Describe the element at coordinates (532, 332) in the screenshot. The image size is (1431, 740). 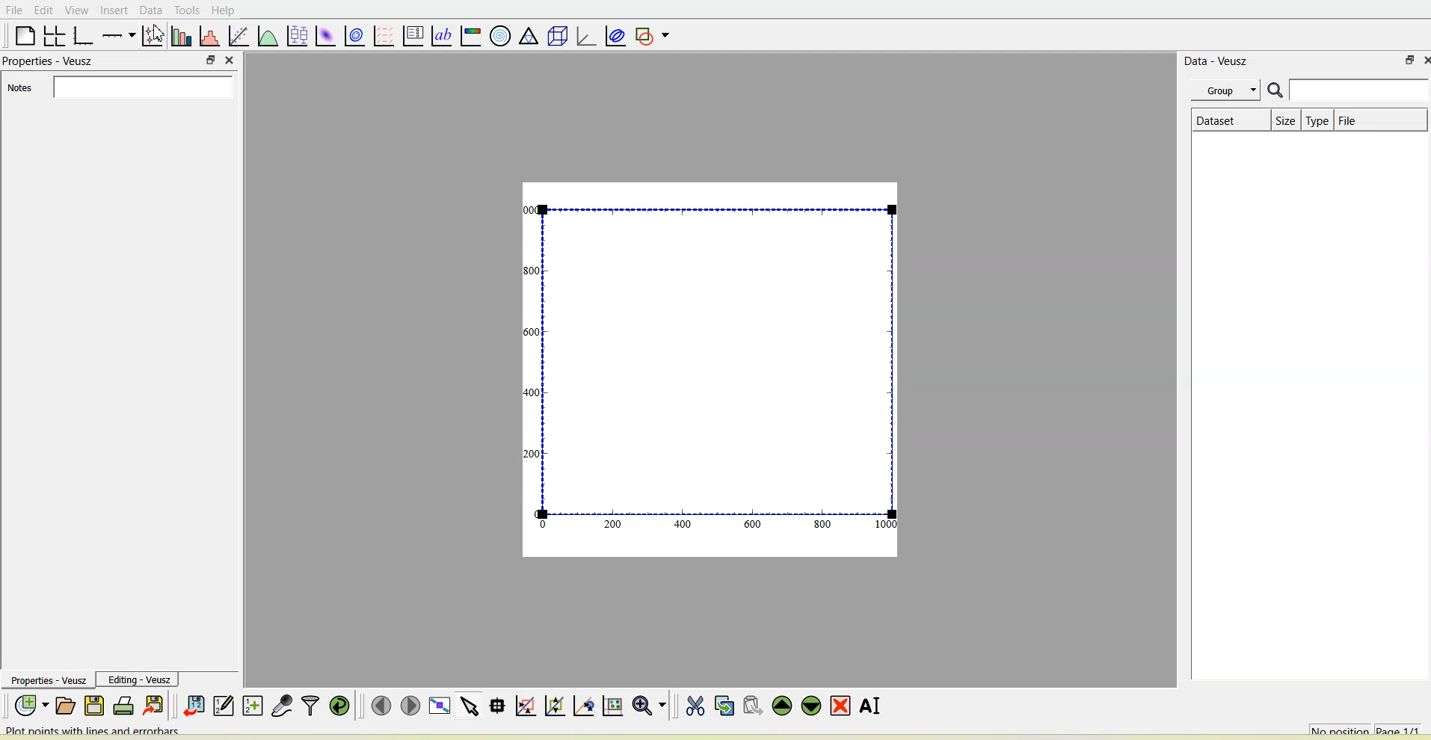
I see `1600!` at that location.